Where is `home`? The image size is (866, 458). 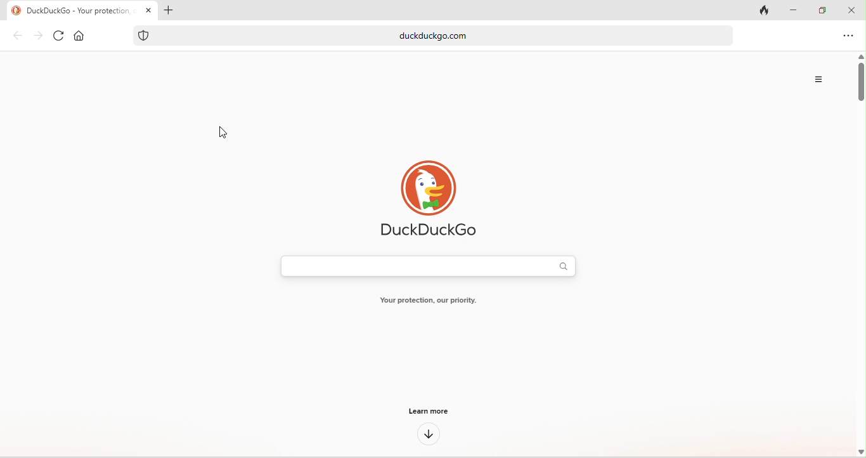
home is located at coordinates (79, 33).